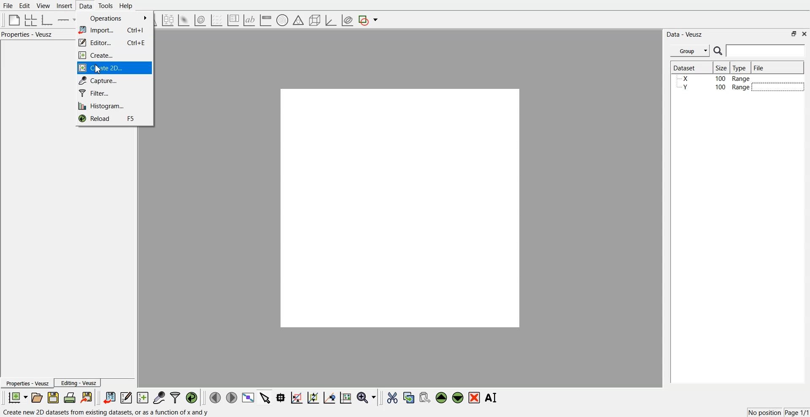 Image resolution: width=810 pixels, height=417 pixels. Describe the element at coordinates (87, 397) in the screenshot. I see `Export to graphic format` at that location.